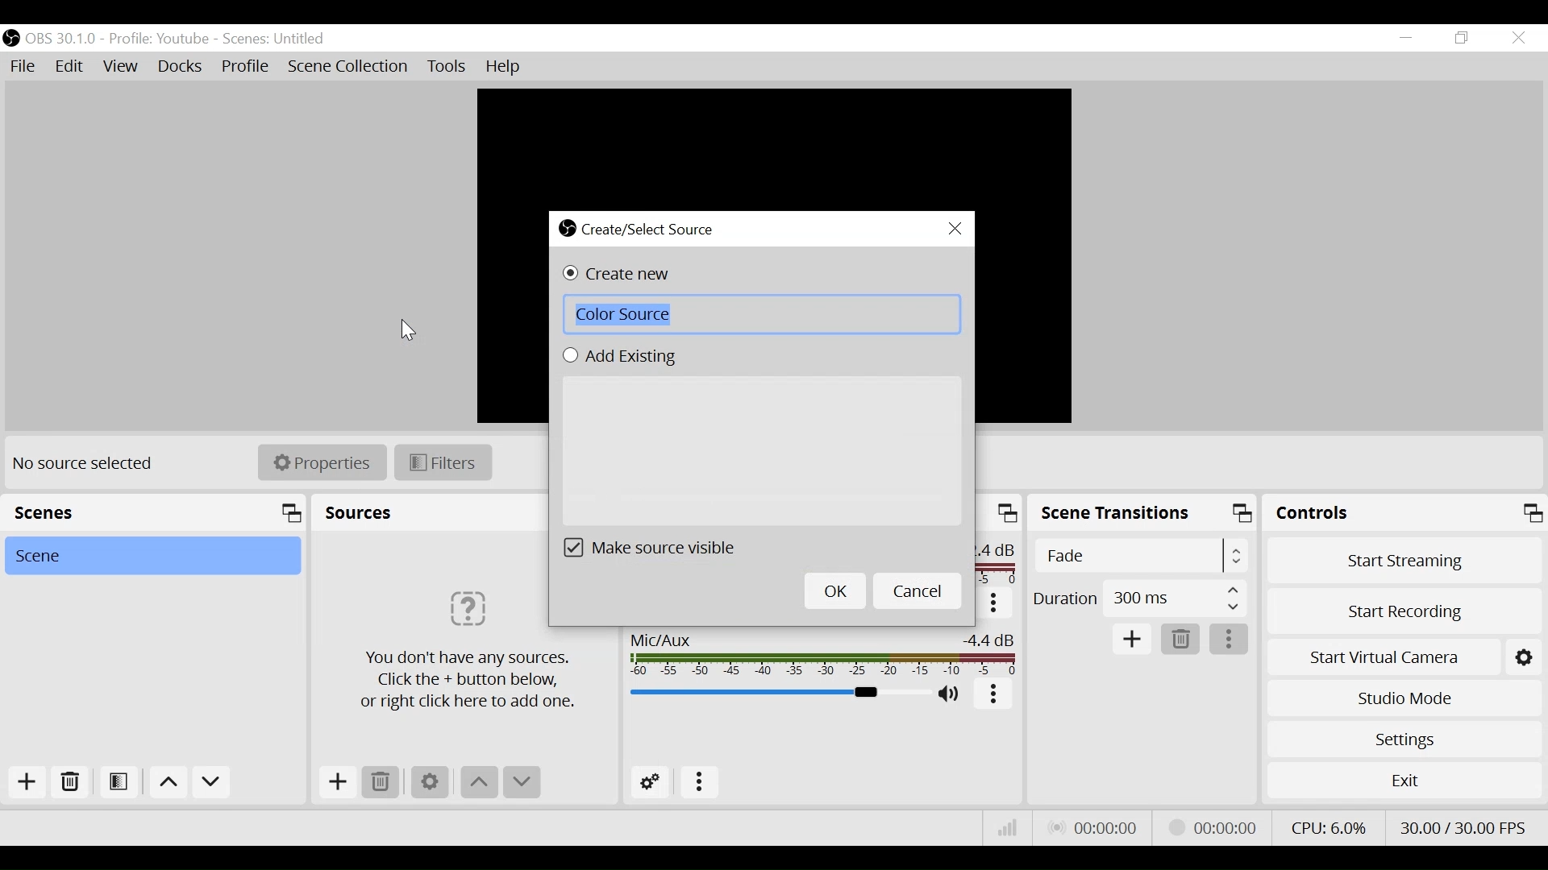 This screenshot has width=1548, height=870. What do you see at coordinates (1405, 516) in the screenshot?
I see `Controls` at bounding box center [1405, 516].